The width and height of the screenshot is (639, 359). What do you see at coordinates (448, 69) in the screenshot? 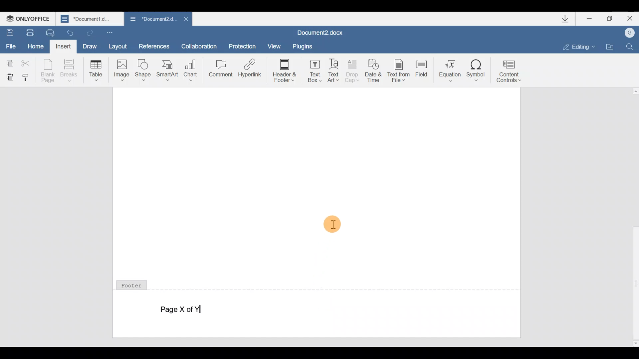
I see `Equation` at bounding box center [448, 69].